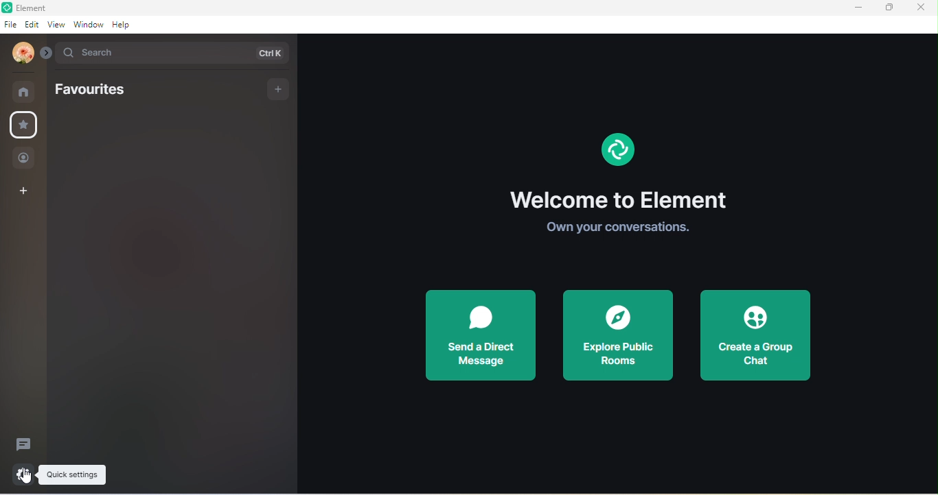 This screenshot has width=938, height=495. What do you see at coordinates (620, 228) in the screenshot?
I see `own your conversations` at bounding box center [620, 228].